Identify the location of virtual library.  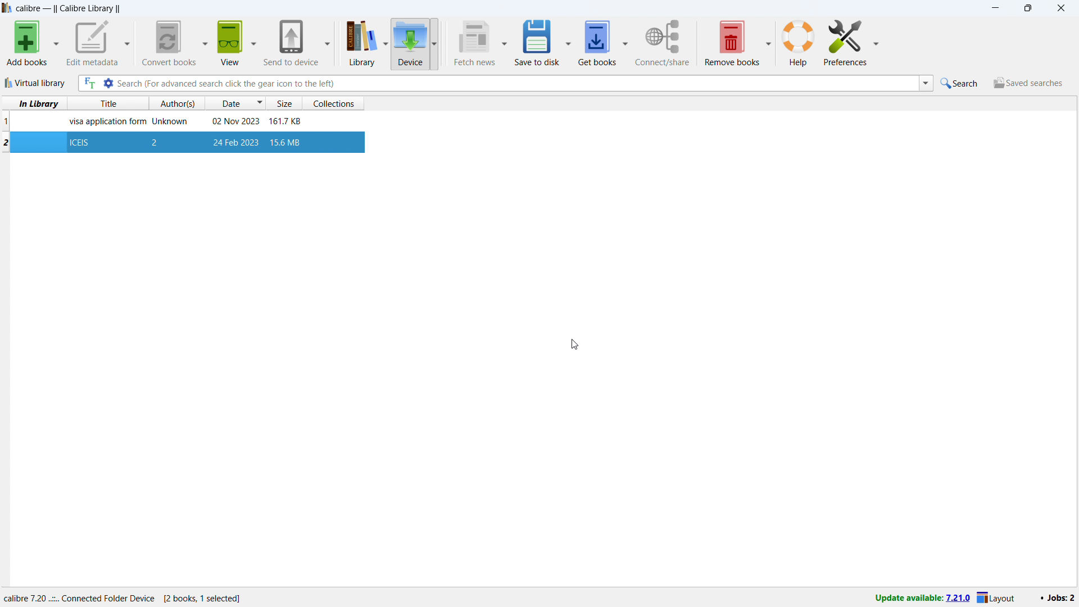
(35, 83).